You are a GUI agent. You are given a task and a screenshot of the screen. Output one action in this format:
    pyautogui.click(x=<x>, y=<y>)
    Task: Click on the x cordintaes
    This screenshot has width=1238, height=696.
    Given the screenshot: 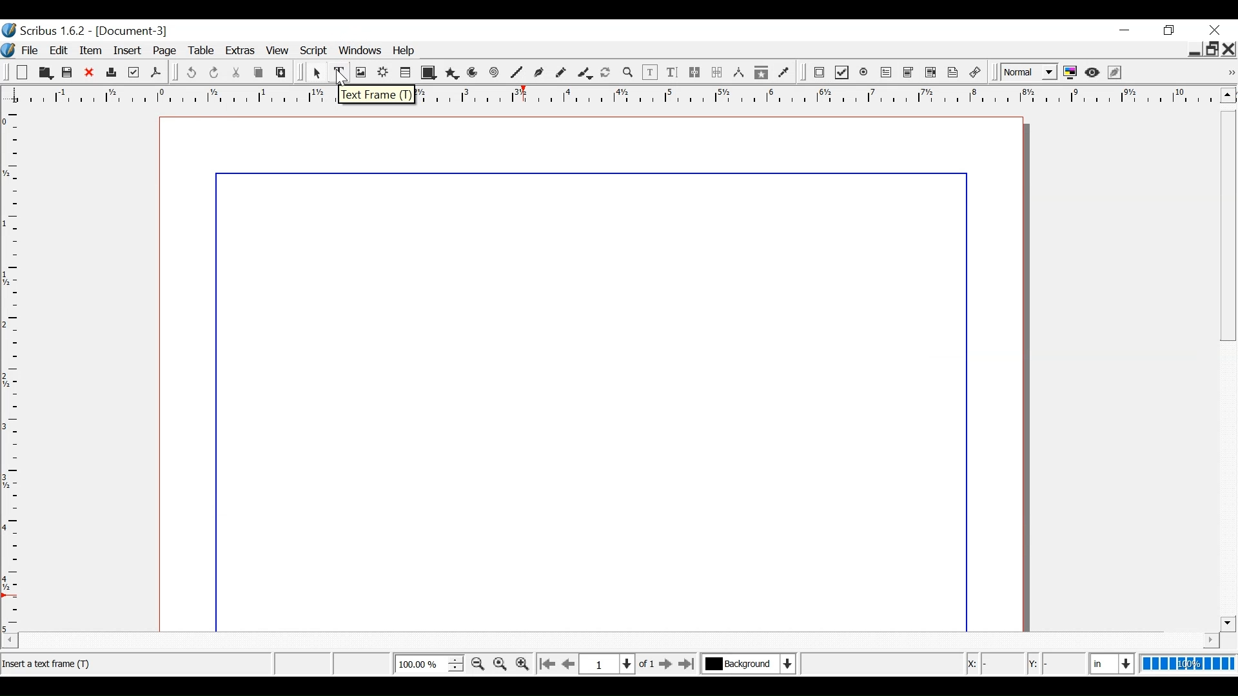 What is the action you would take?
    pyautogui.click(x=995, y=664)
    